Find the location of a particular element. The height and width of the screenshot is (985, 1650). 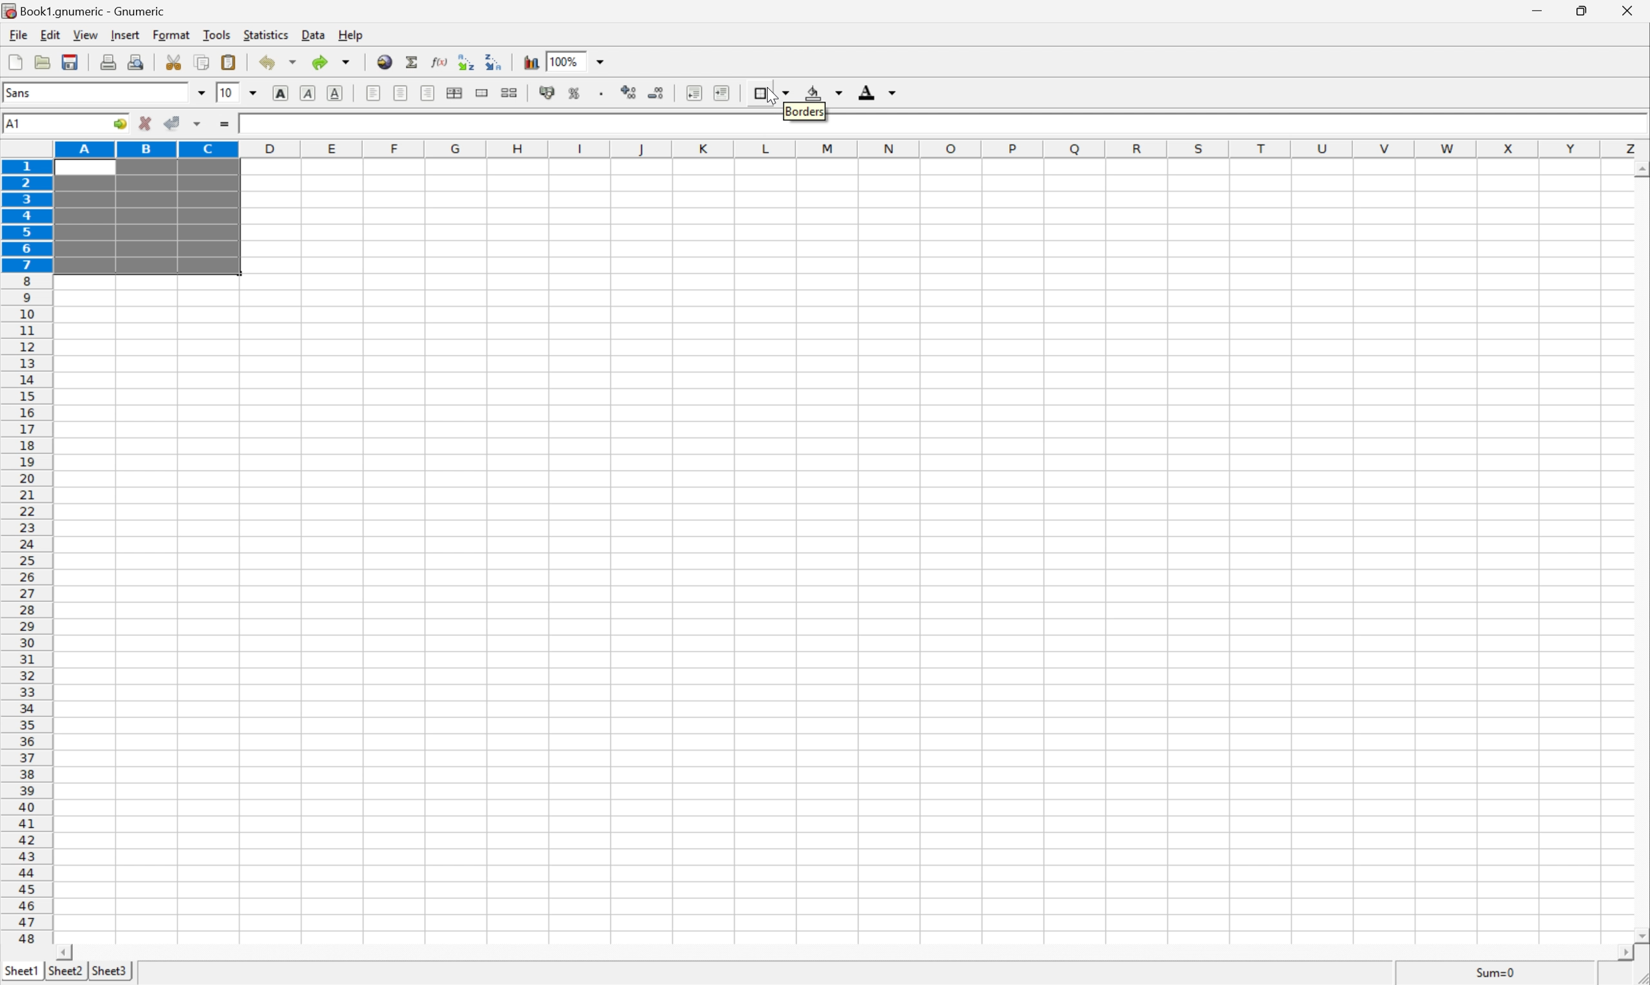

undo is located at coordinates (277, 62).